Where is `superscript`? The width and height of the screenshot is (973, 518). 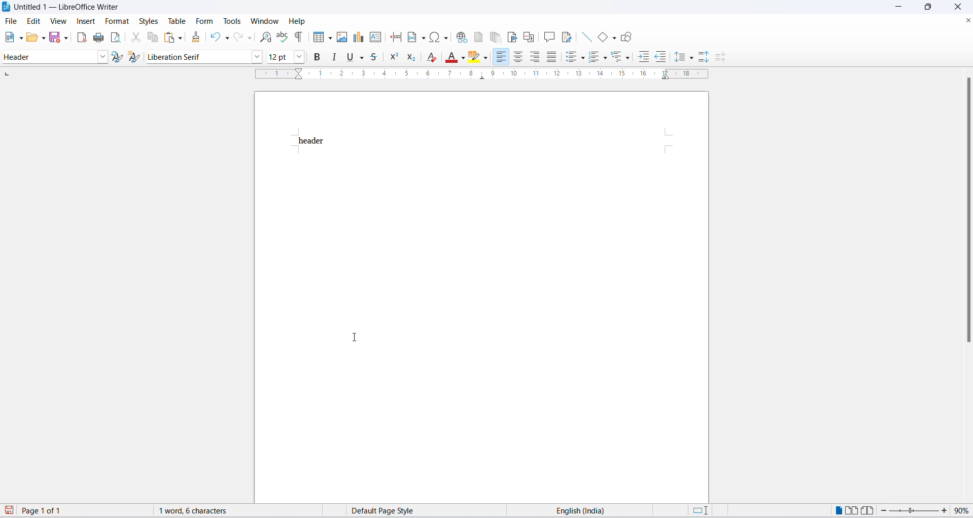 superscript is located at coordinates (396, 58).